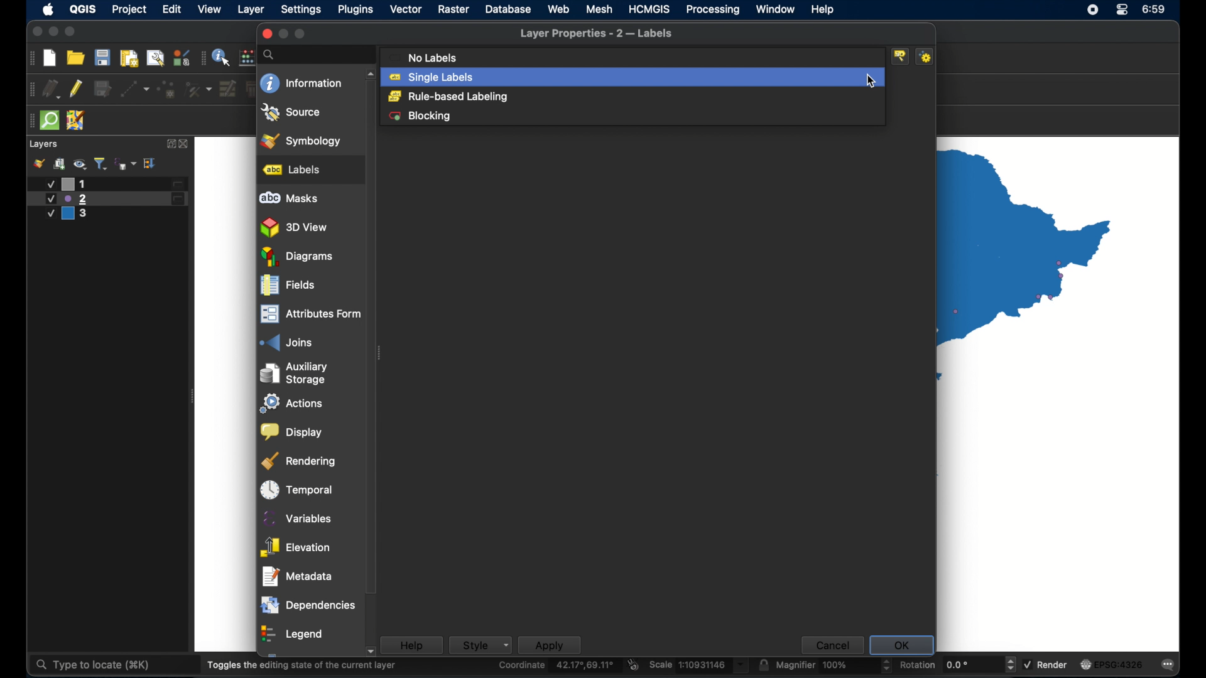  What do you see at coordinates (634, 664) in the screenshot?
I see `toggle extents and mouse display position` at bounding box center [634, 664].